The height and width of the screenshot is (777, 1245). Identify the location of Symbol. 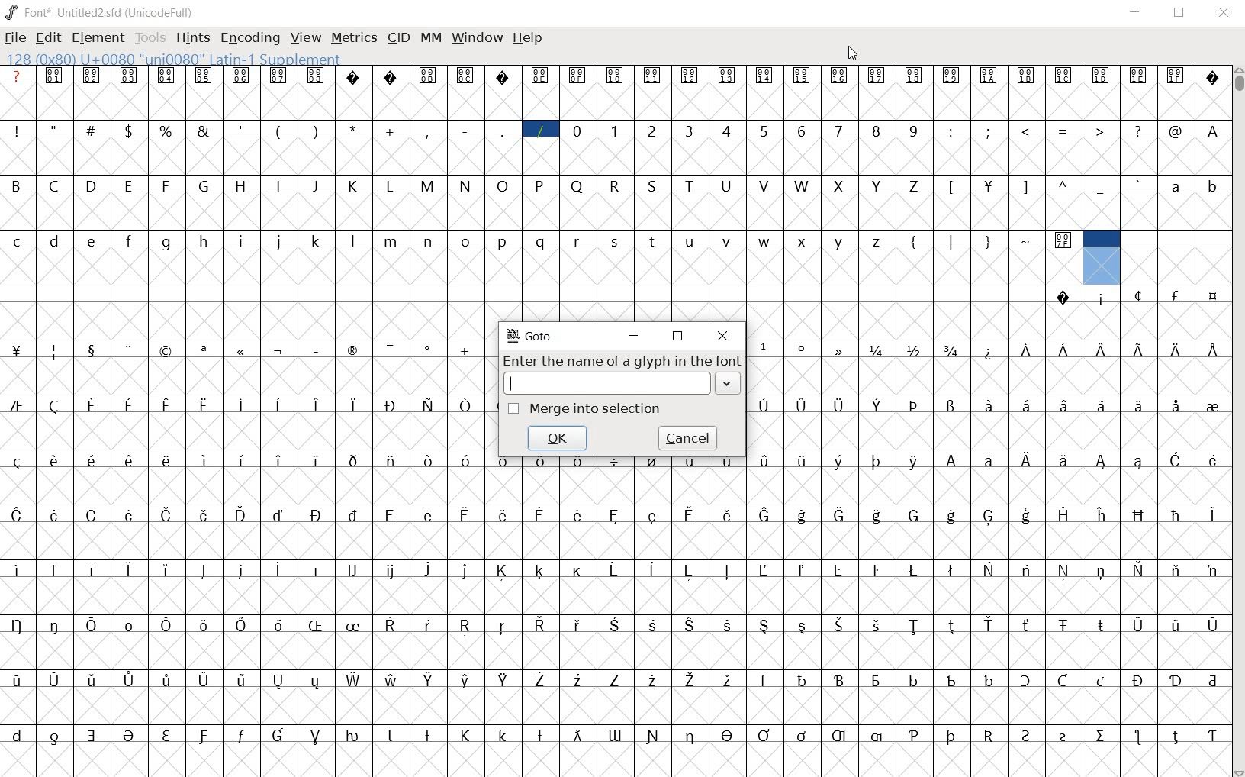
(95, 514).